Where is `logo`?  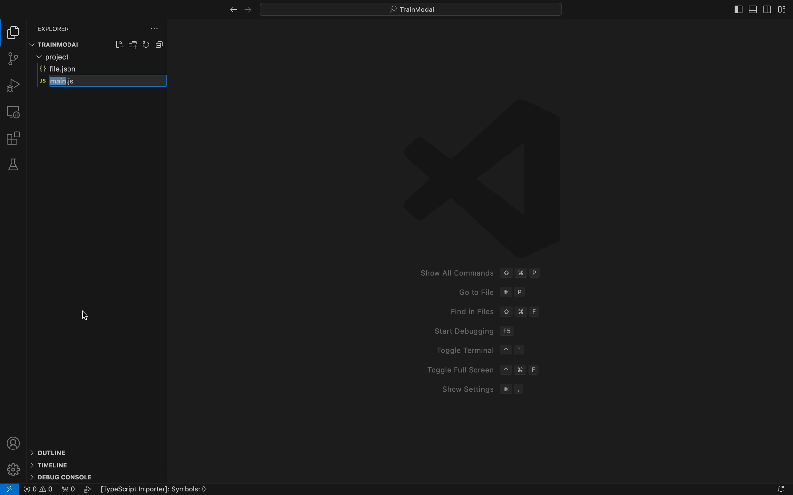
logo is located at coordinates (484, 175).